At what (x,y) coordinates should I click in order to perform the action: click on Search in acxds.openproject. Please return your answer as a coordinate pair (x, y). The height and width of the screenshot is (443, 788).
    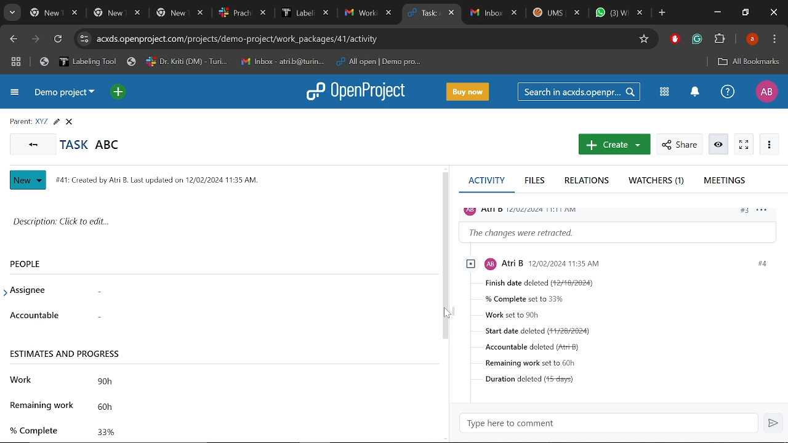
    Looking at the image, I should click on (579, 92).